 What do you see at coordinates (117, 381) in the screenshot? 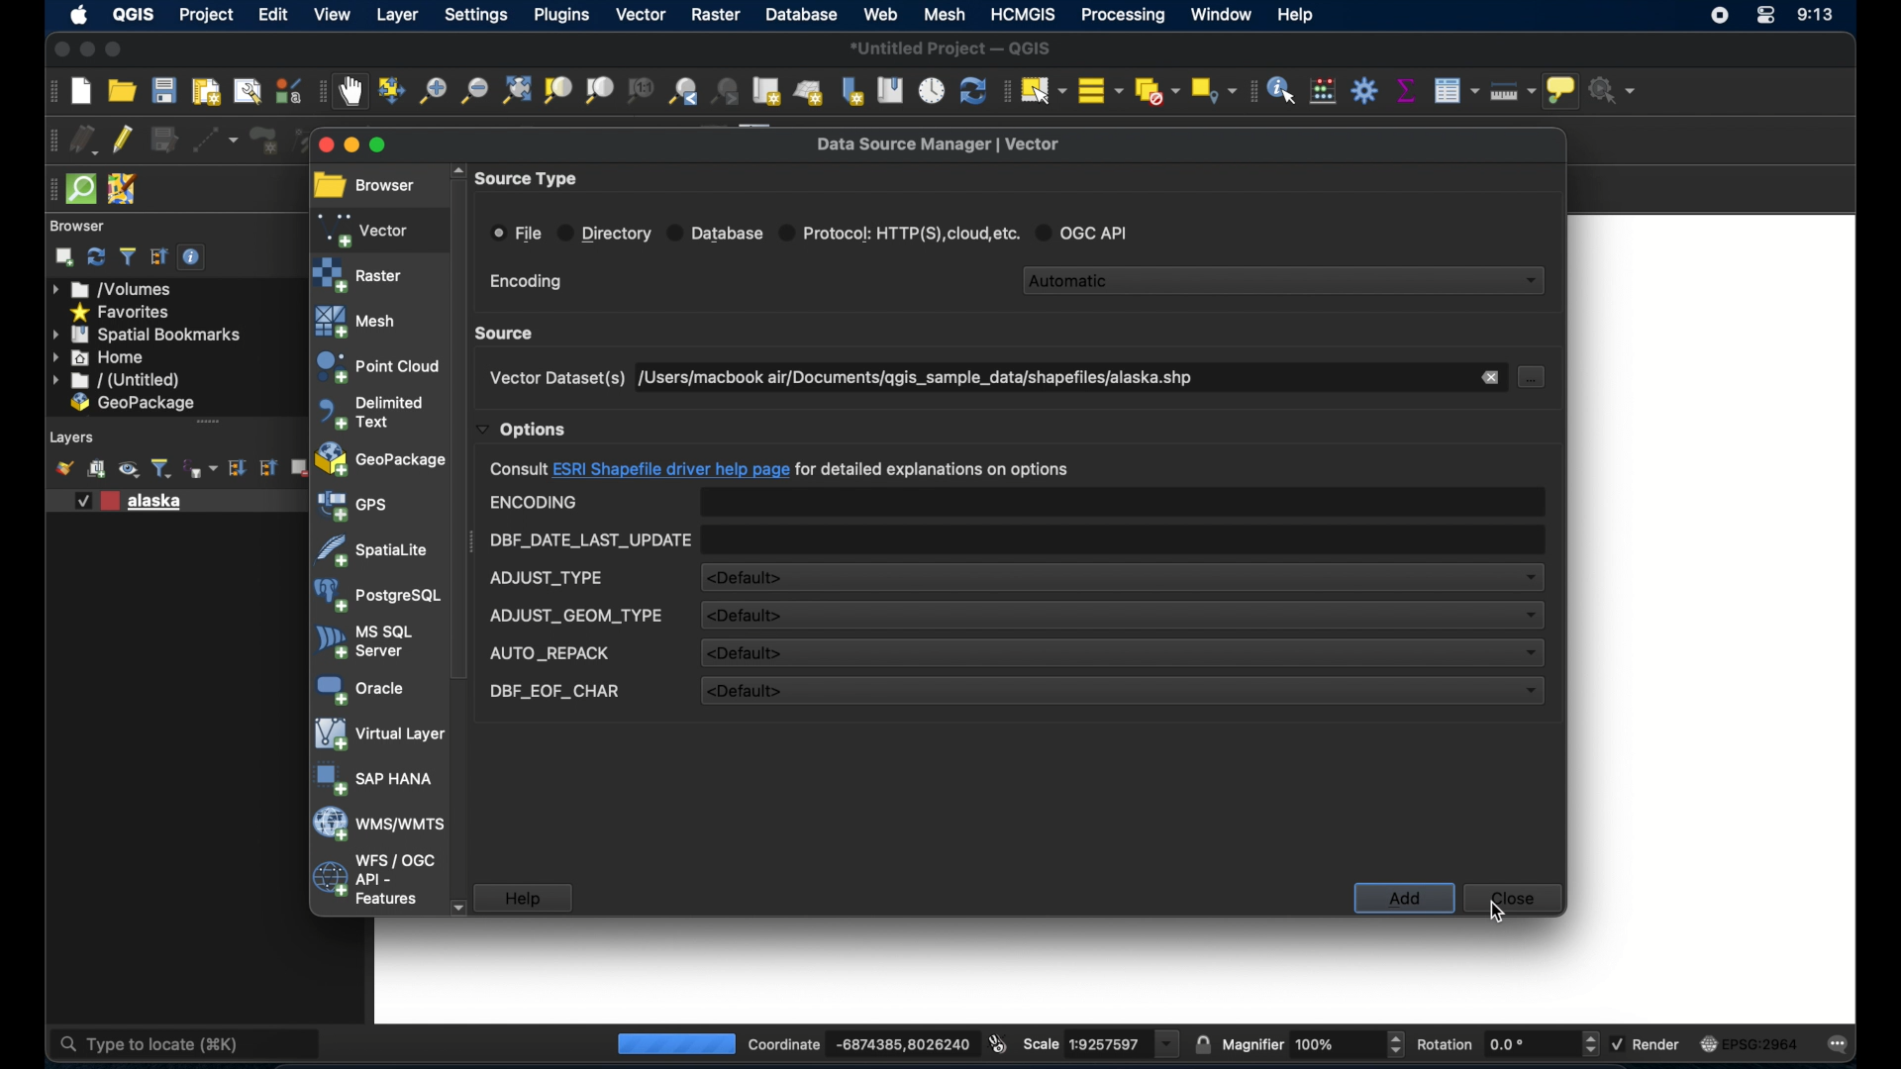
I see `untitled` at bounding box center [117, 381].